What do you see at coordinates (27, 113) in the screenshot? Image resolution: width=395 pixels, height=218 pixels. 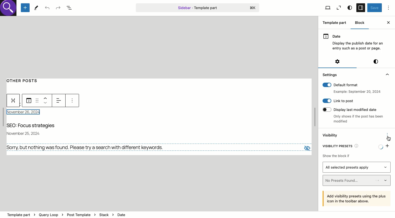 I see `Date` at bounding box center [27, 113].